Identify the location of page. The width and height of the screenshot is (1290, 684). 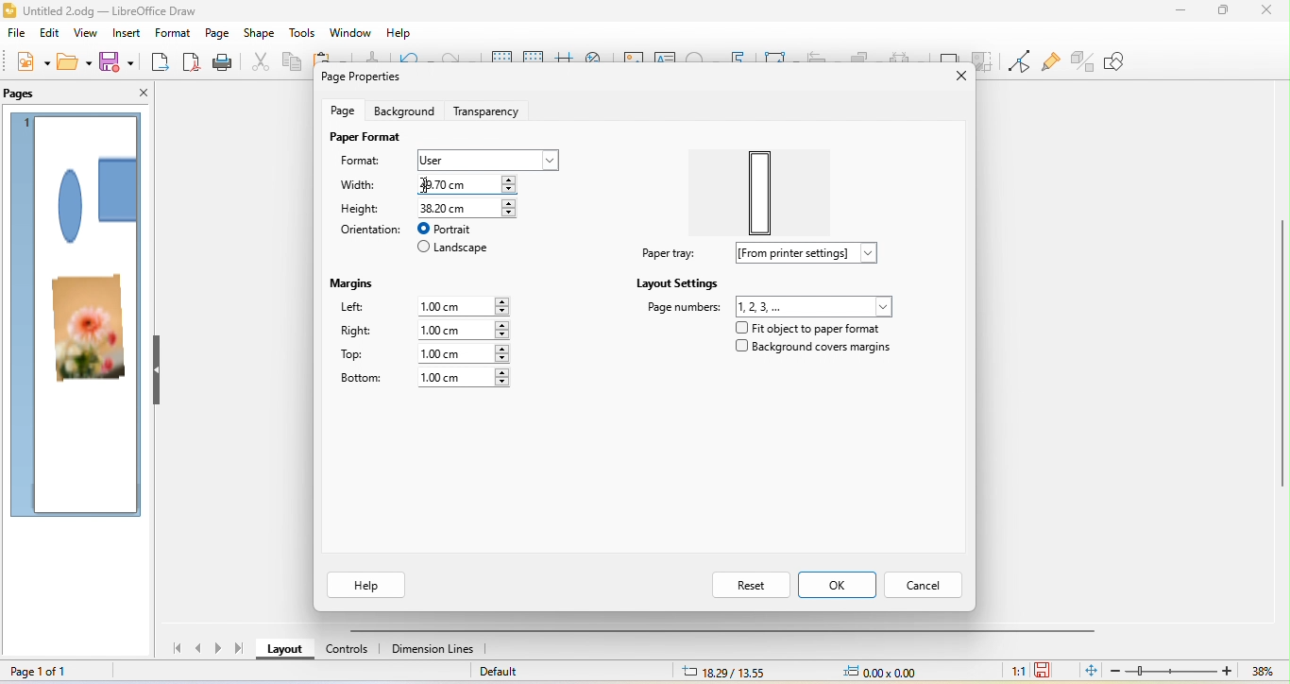
(346, 111).